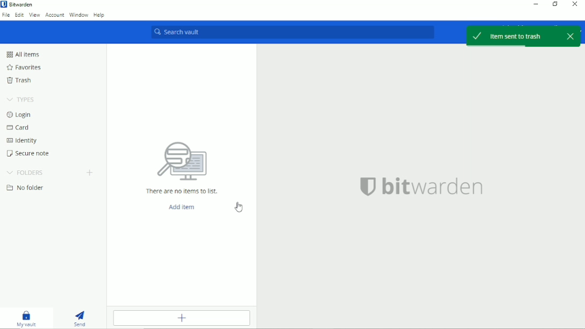 The image size is (585, 329). What do you see at coordinates (34, 15) in the screenshot?
I see `View` at bounding box center [34, 15].